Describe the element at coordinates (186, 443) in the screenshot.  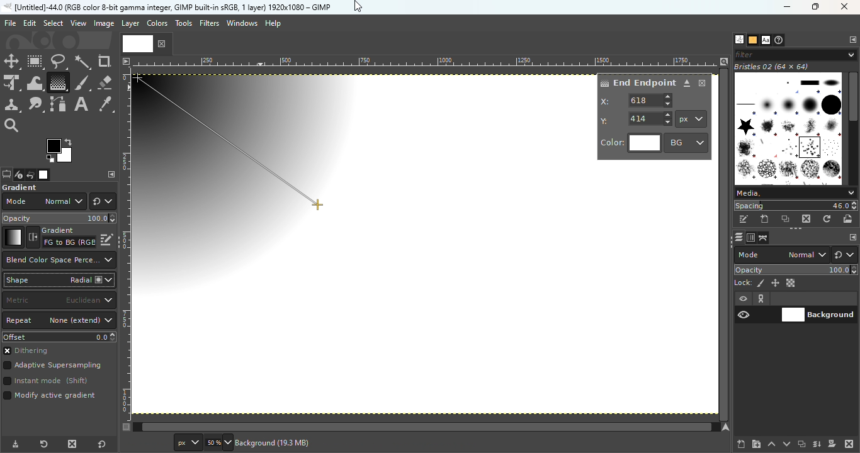
I see `Ruler measurement` at that location.